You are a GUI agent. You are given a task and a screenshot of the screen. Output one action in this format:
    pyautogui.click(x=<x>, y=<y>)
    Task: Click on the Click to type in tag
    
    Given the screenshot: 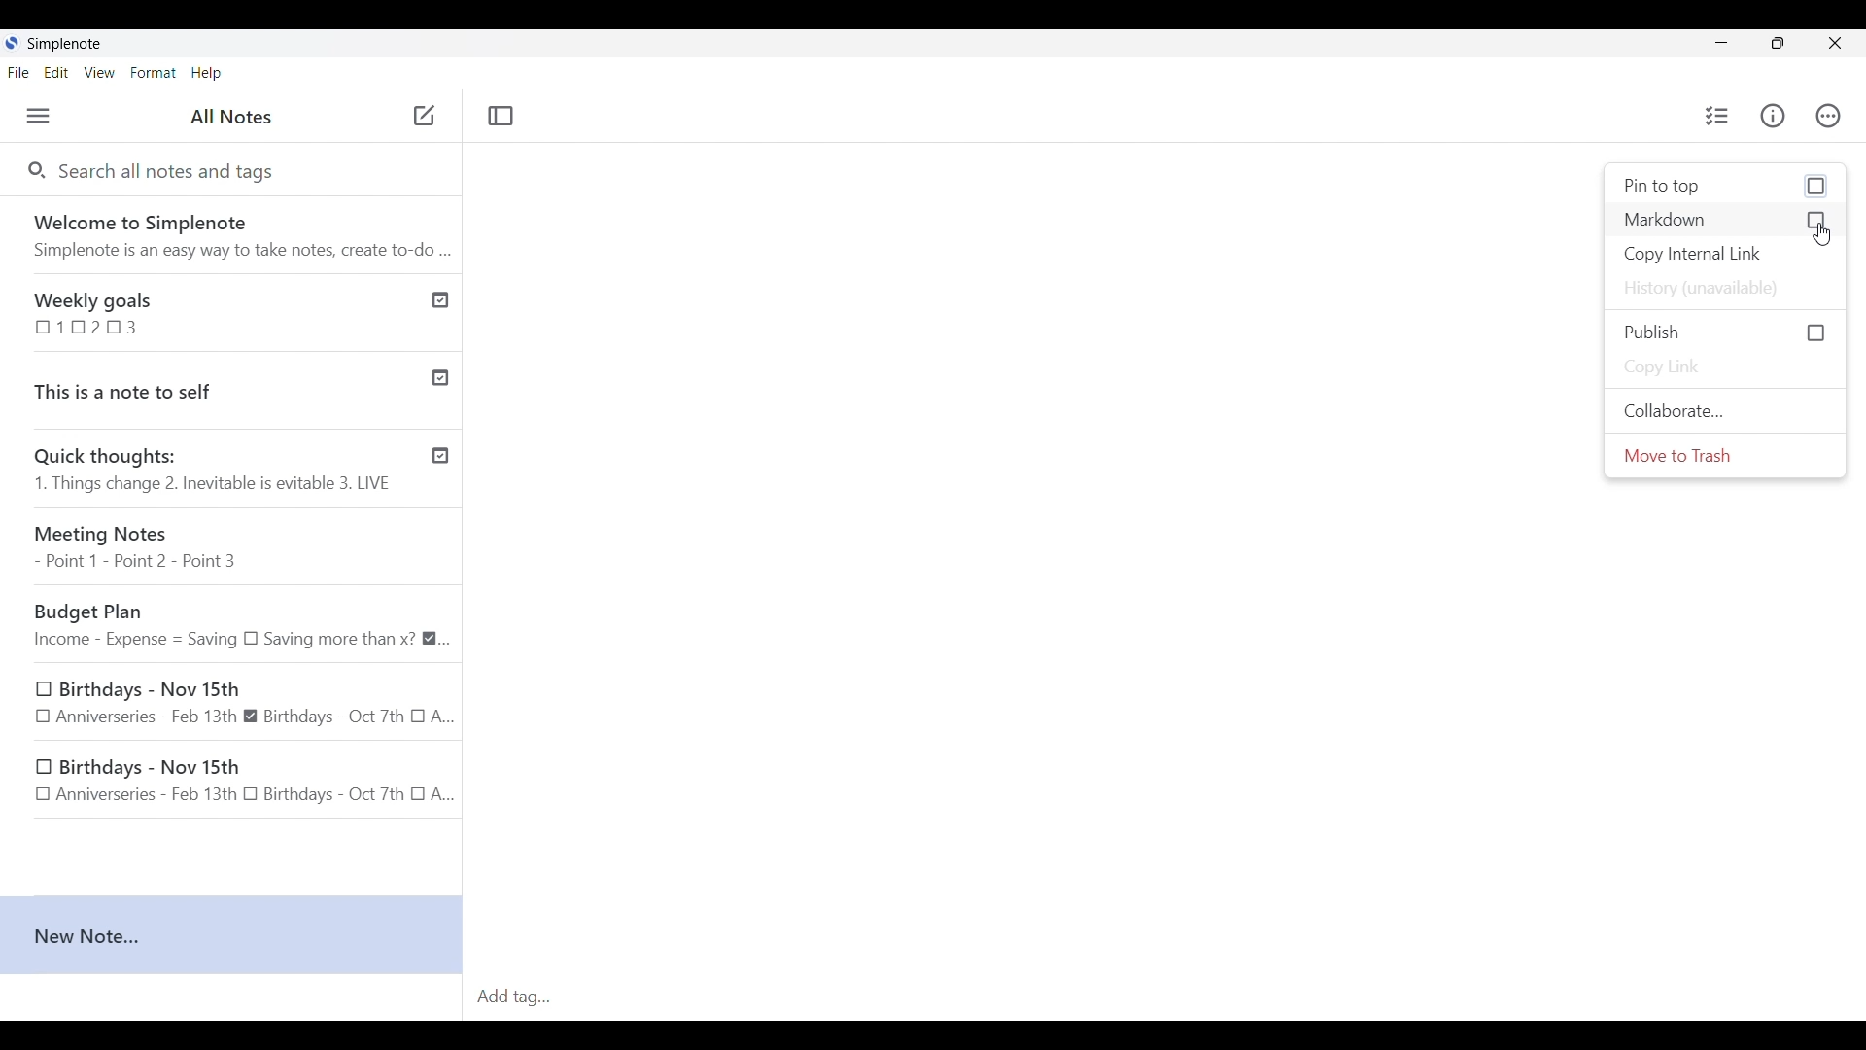 What is the action you would take?
    pyautogui.click(x=1166, y=997)
    